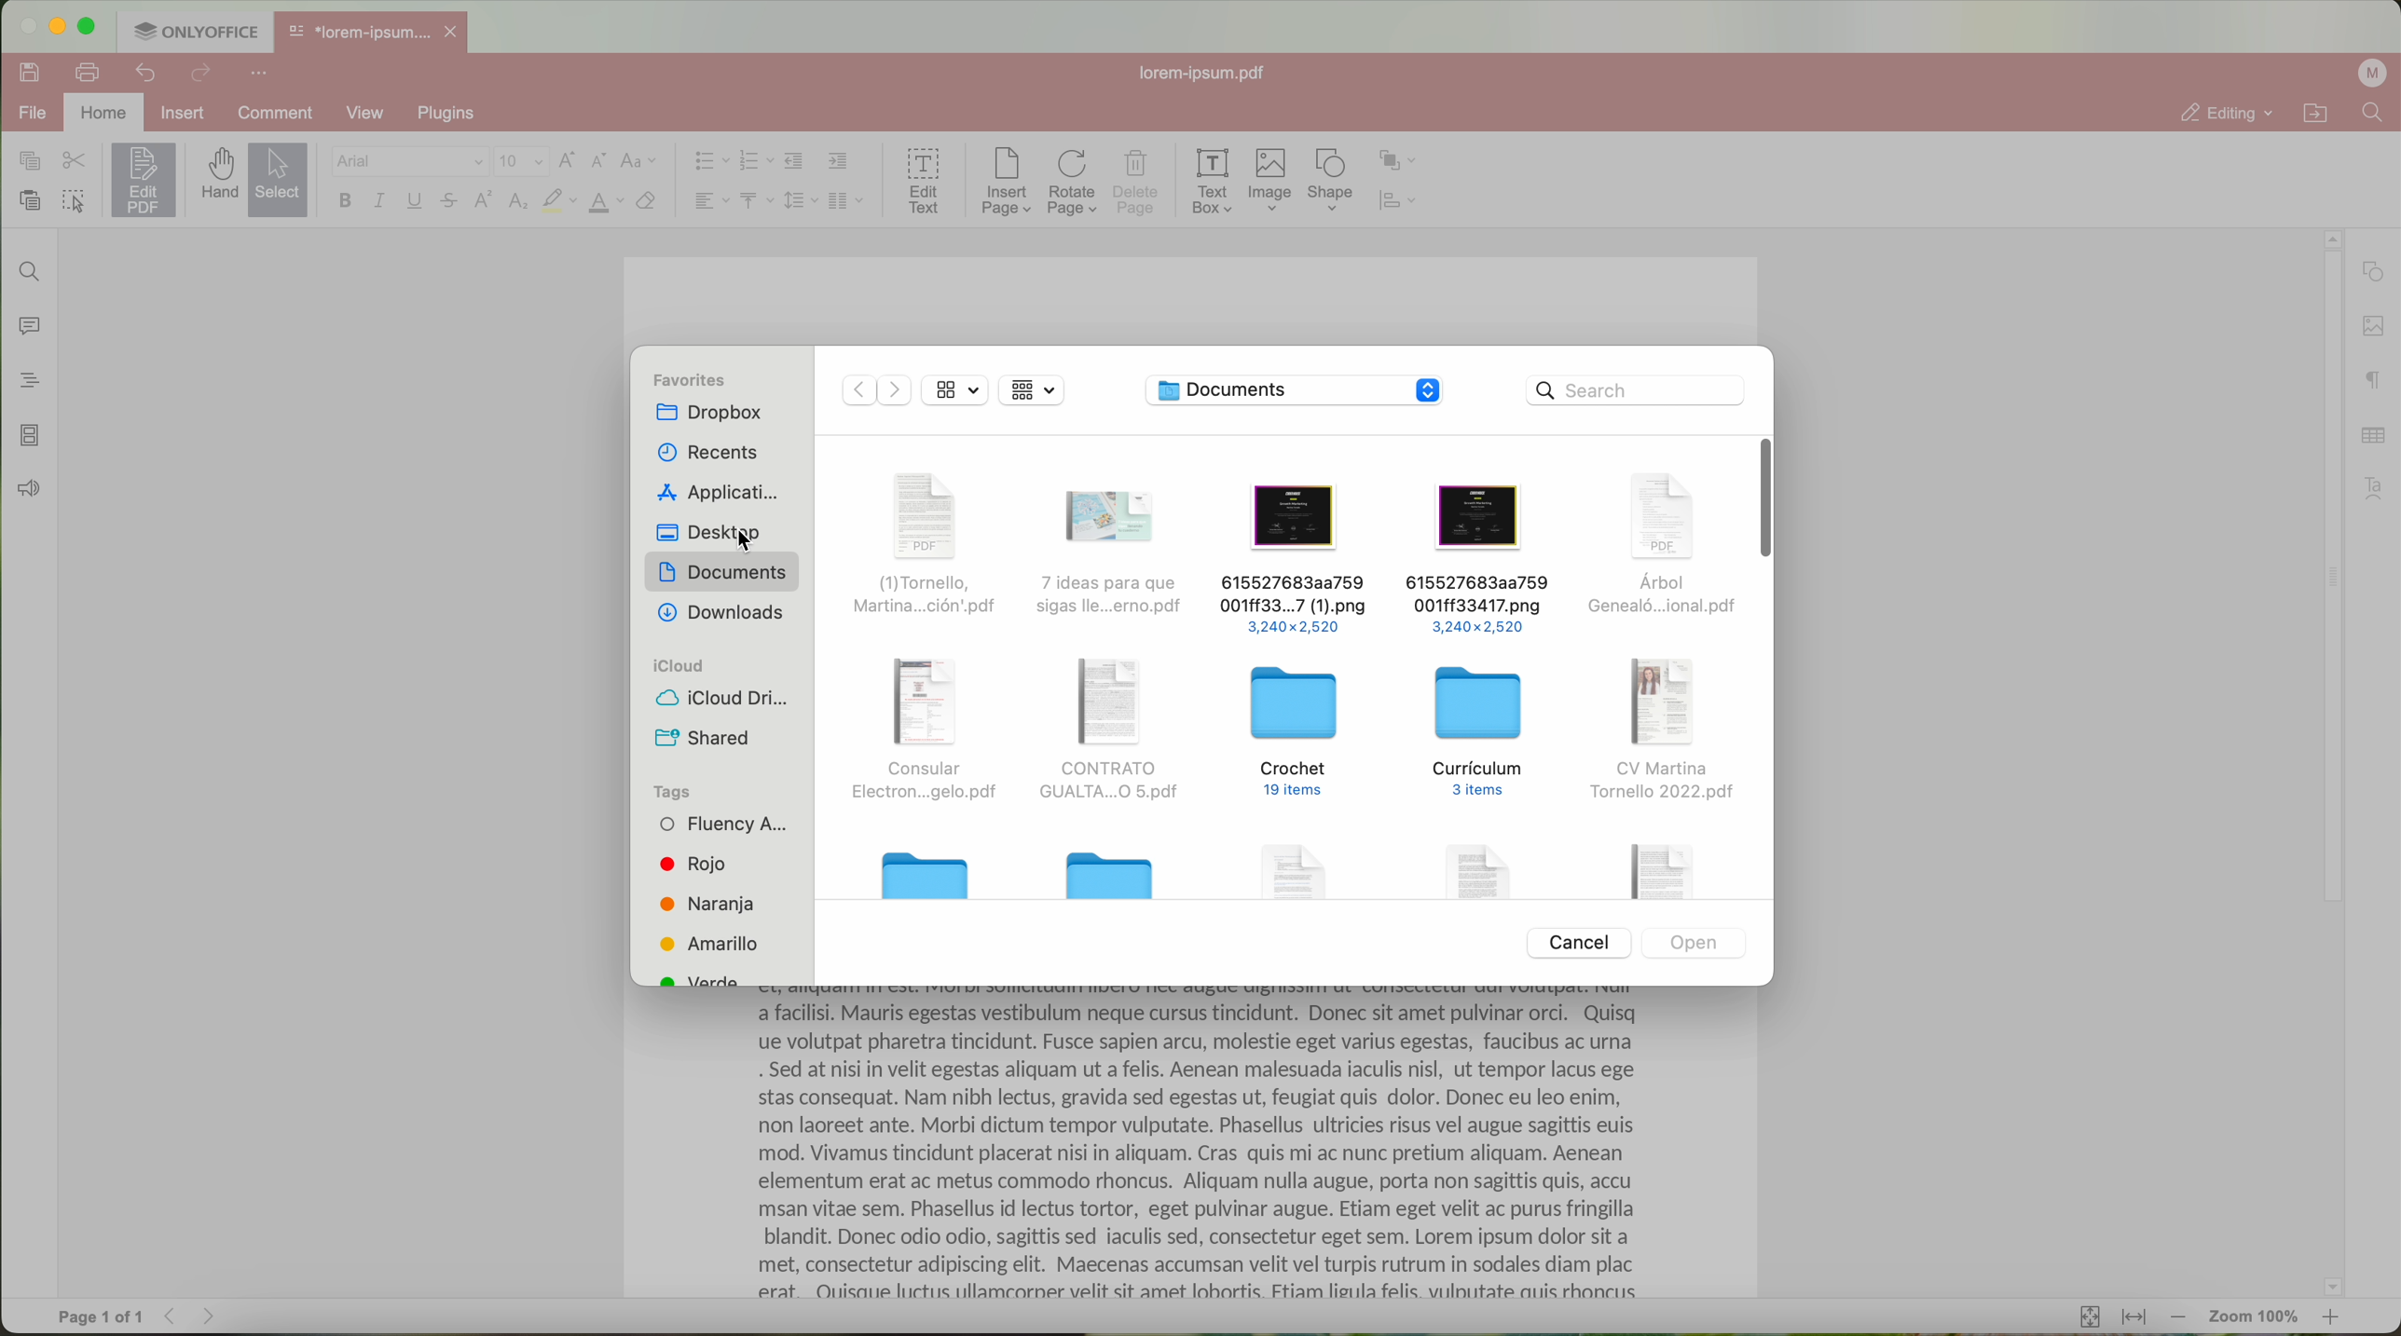 This screenshot has width=2401, height=1336. I want to click on Image, so click(1271, 182).